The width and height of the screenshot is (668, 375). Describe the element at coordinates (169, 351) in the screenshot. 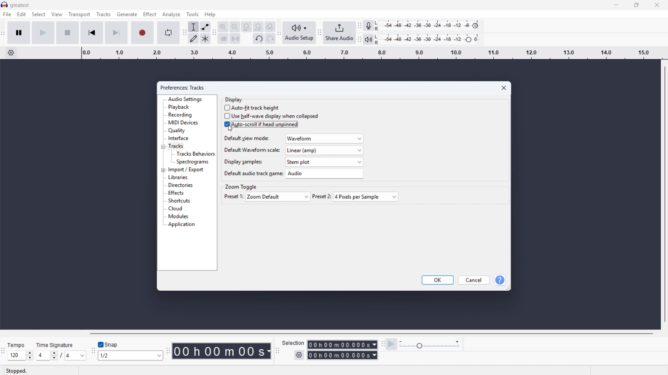

I see `Time toolbar ` at that location.